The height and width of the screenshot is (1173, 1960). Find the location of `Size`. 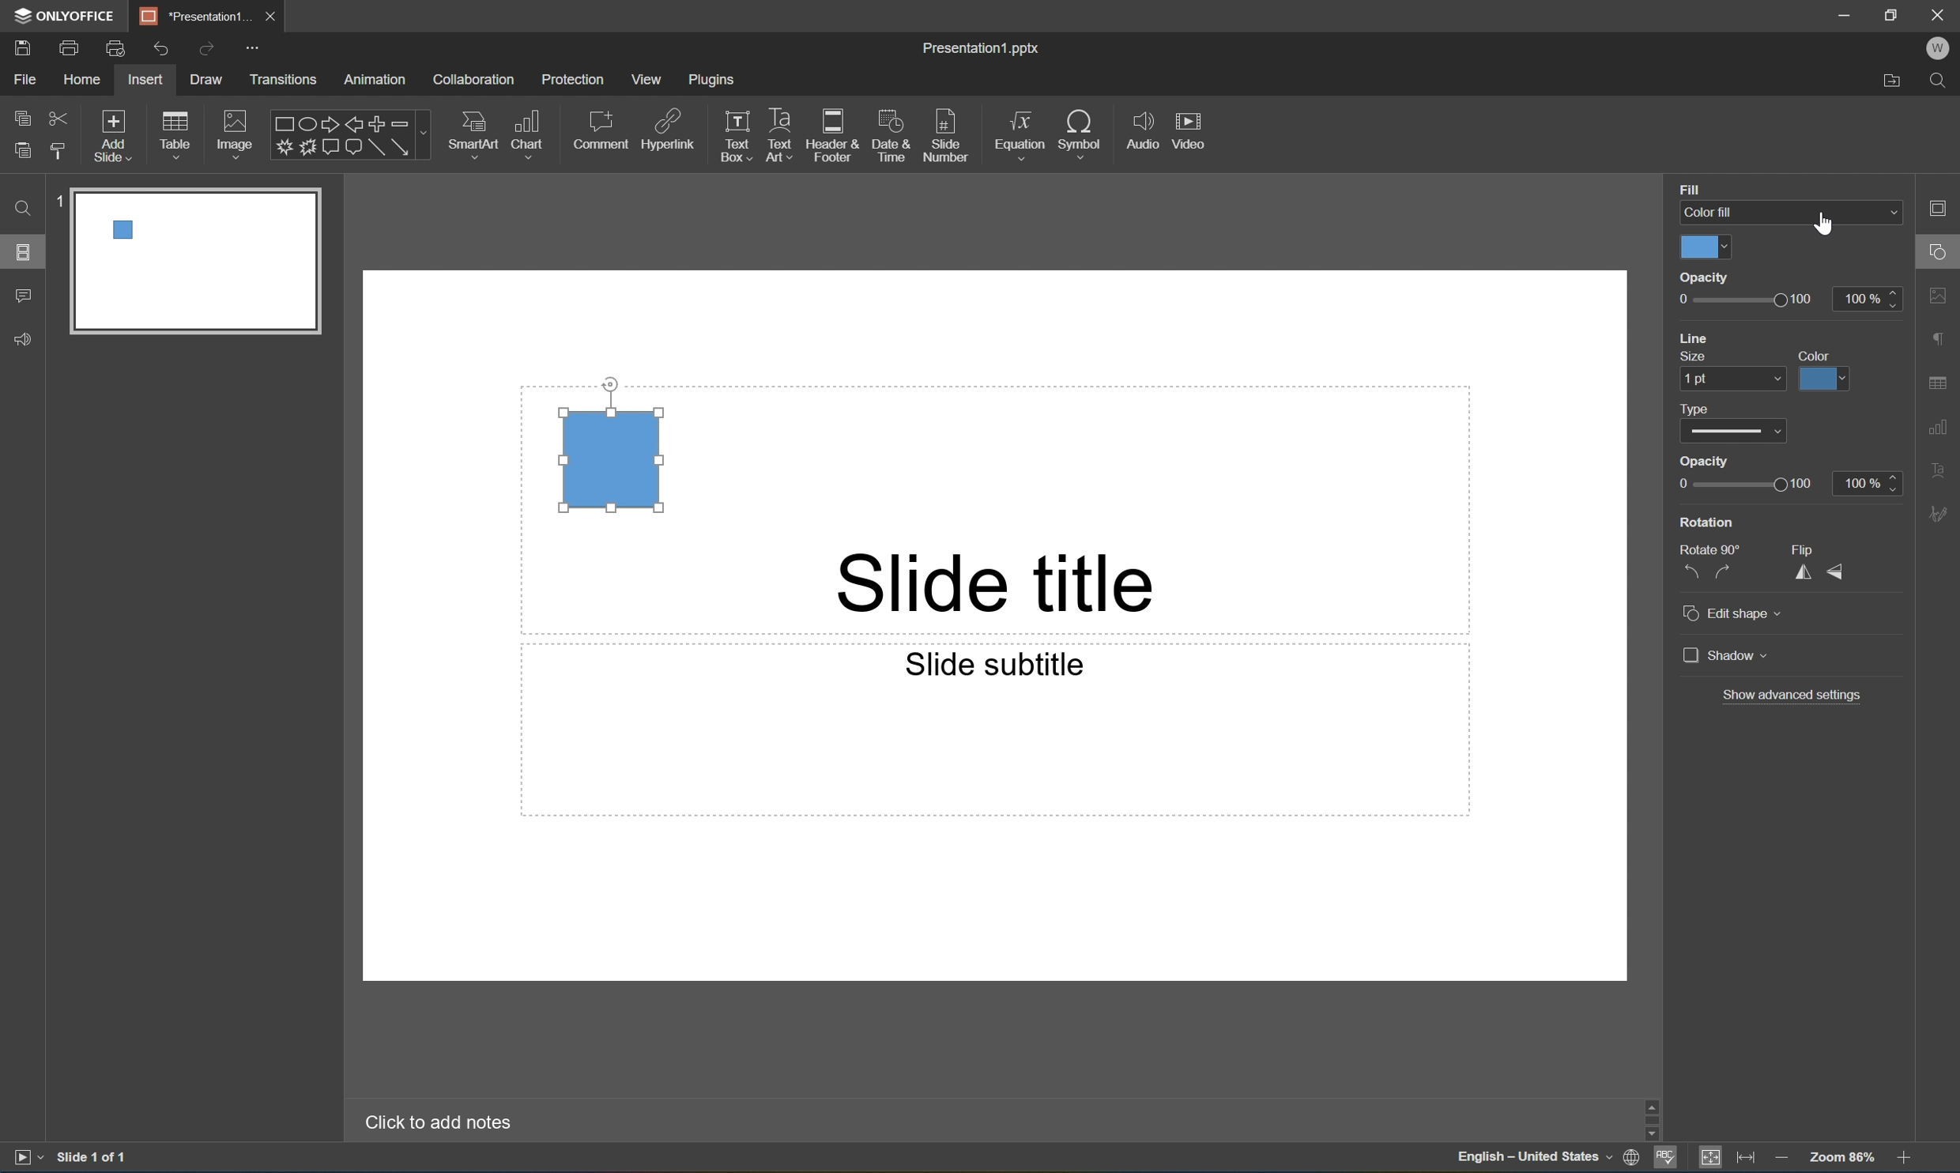

Size is located at coordinates (1690, 360).